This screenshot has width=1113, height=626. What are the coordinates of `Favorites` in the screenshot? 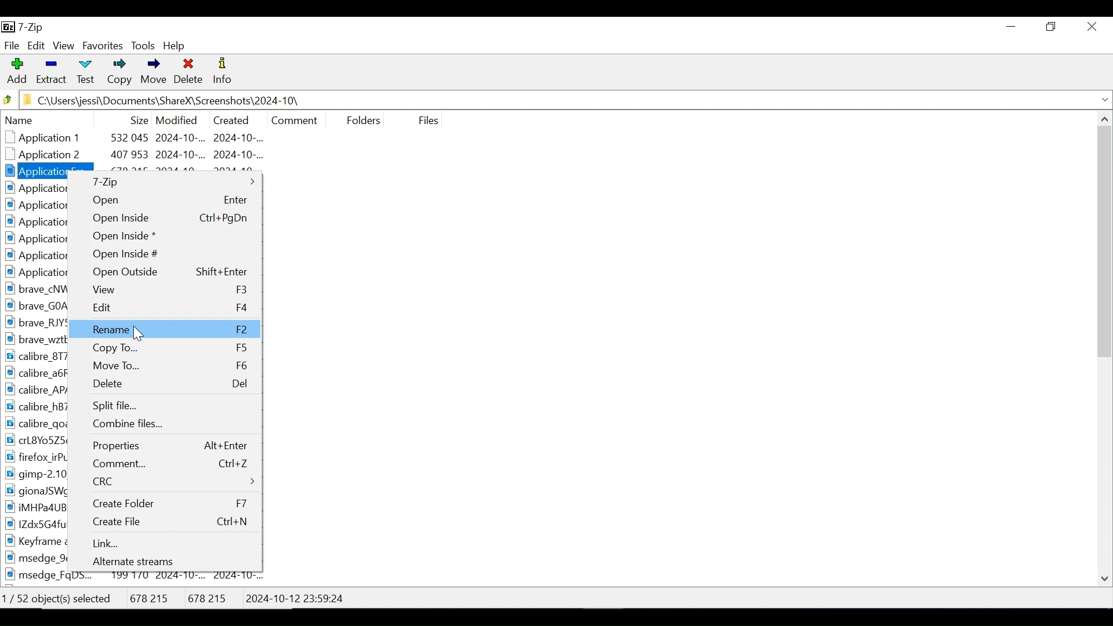 It's located at (102, 46).